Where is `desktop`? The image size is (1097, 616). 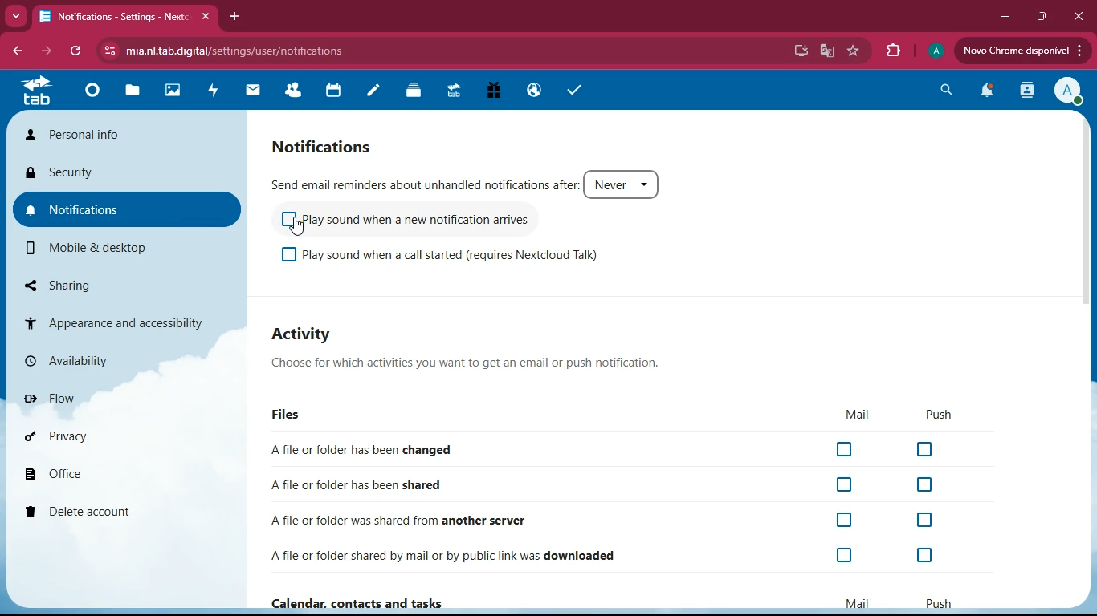
desktop is located at coordinates (797, 51).